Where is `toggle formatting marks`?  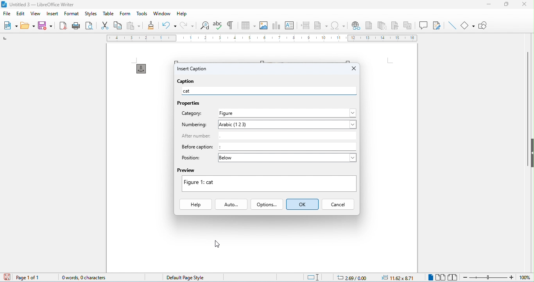 toggle formatting marks is located at coordinates (231, 25).